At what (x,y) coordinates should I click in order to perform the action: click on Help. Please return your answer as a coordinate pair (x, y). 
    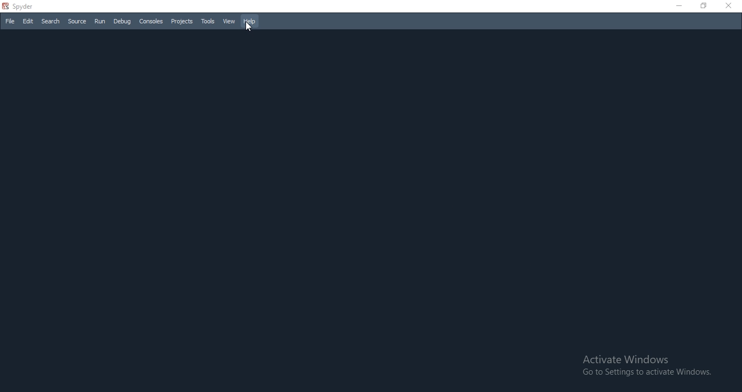
    Looking at the image, I should click on (250, 22).